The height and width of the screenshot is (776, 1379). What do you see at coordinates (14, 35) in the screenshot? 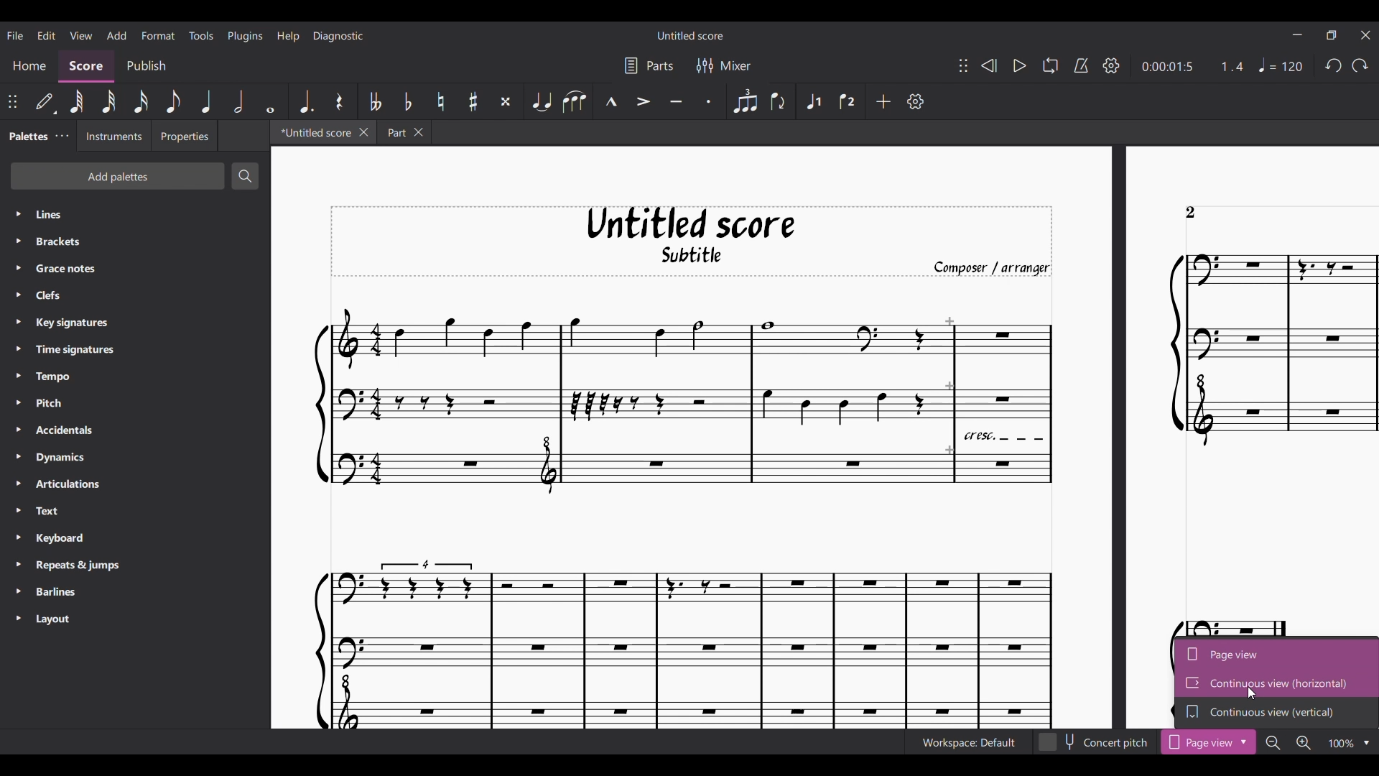
I see `File menu` at bounding box center [14, 35].